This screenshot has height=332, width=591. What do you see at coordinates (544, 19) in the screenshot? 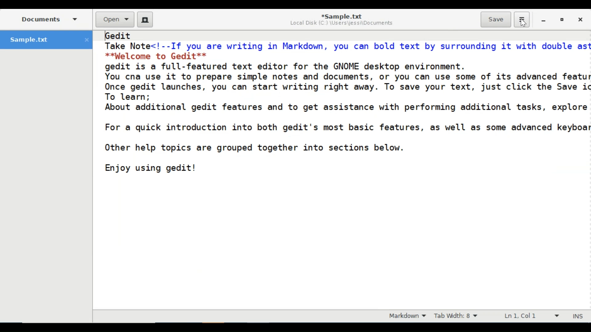
I see `minimize` at bounding box center [544, 19].